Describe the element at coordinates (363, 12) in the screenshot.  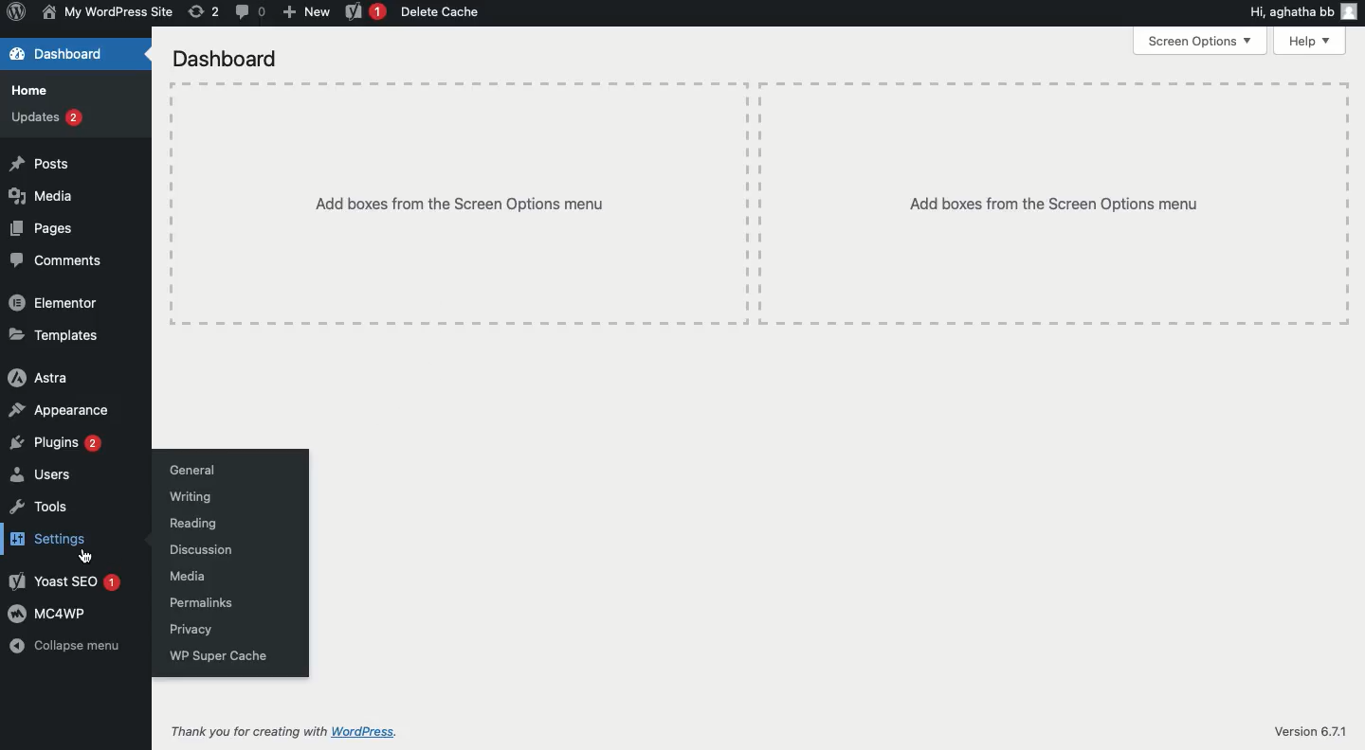
I see `Yoast 1` at that location.